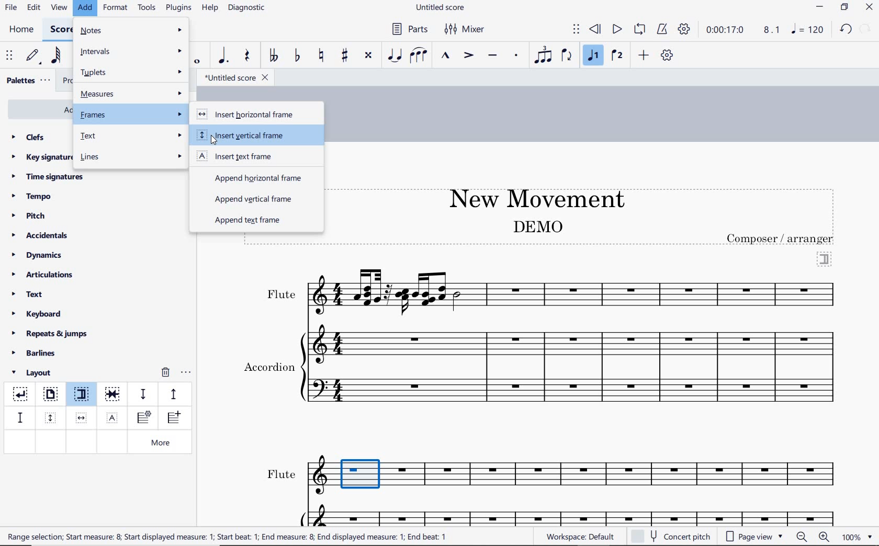  I want to click on clefs, so click(29, 137).